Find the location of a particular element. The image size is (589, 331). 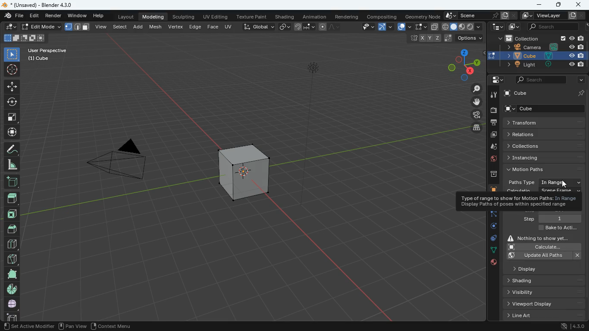

add is located at coordinates (139, 26).